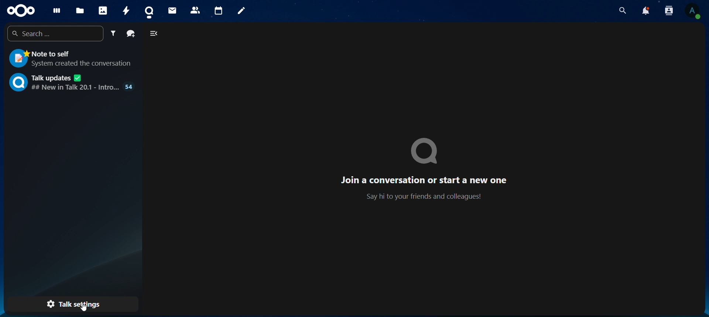 This screenshot has width=709, height=317. Describe the element at coordinates (131, 32) in the screenshot. I see `create a group` at that location.